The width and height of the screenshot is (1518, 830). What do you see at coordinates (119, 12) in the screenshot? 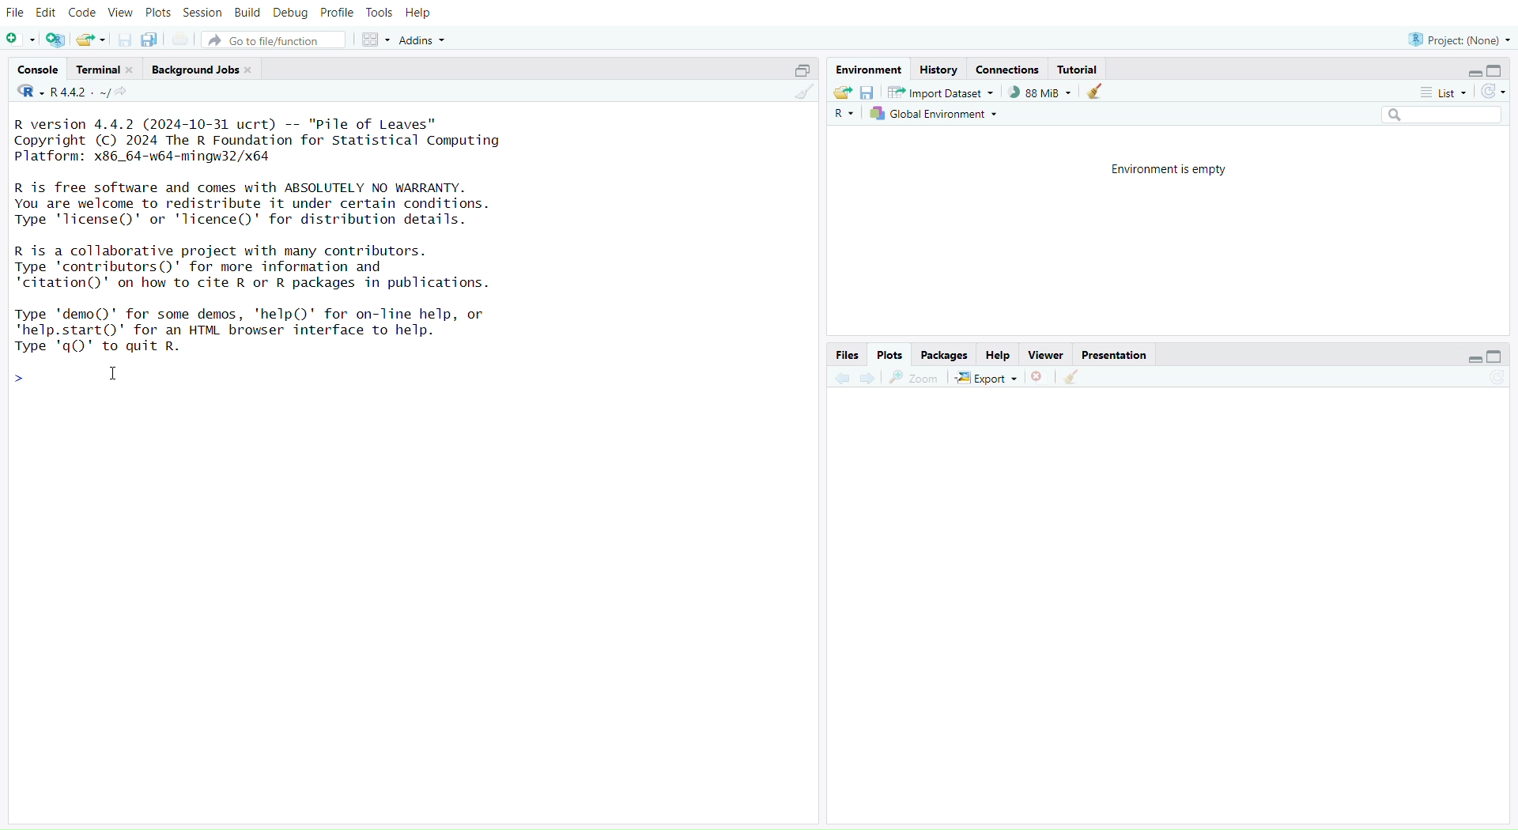
I see `view` at bounding box center [119, 12].